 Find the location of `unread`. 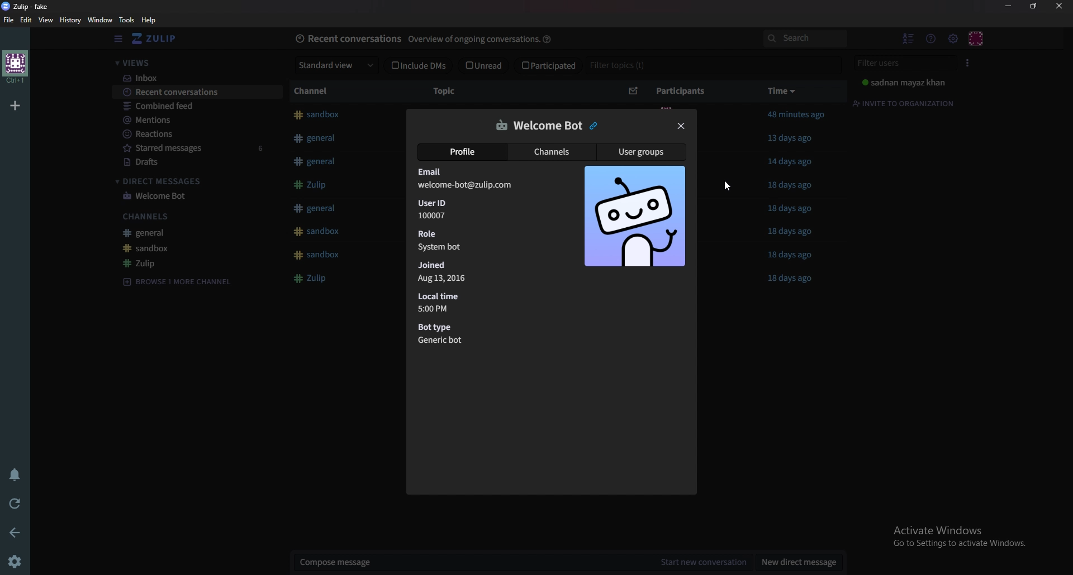

unread is located at coordinates (483, 66).